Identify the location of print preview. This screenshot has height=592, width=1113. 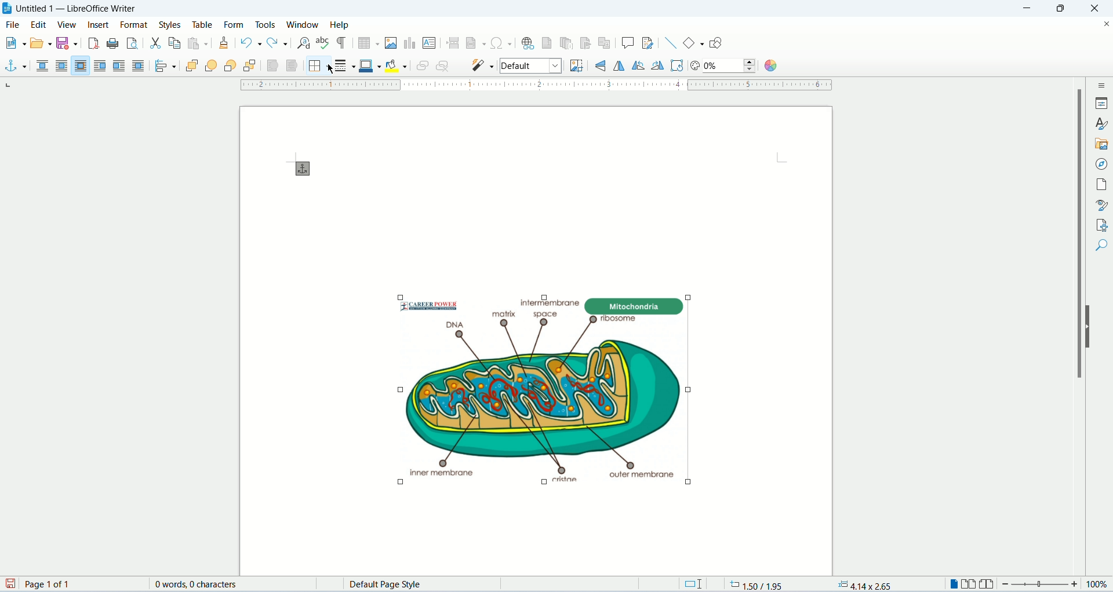
(133, 43).